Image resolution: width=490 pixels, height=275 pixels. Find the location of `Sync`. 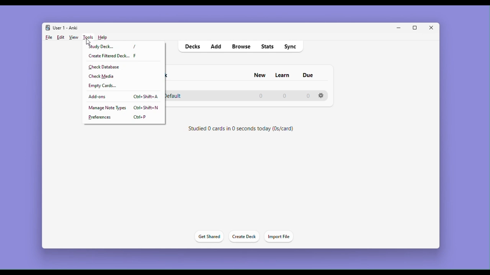

Sync is located at coordinates (294, 47).